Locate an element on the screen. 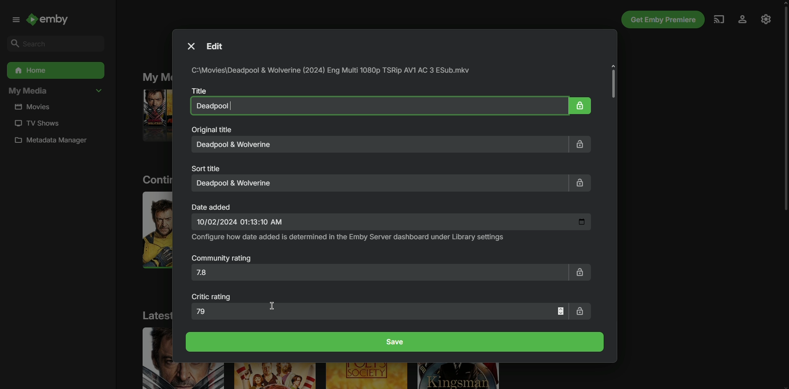 The image size is (789, 389). Community Rating is located at coordinates (222, 259).